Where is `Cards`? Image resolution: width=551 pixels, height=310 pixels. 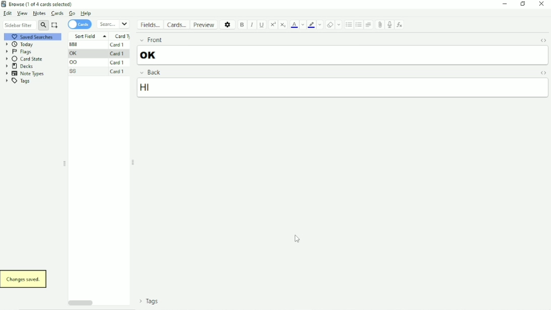 Cards is located at coordinates (178, 25).